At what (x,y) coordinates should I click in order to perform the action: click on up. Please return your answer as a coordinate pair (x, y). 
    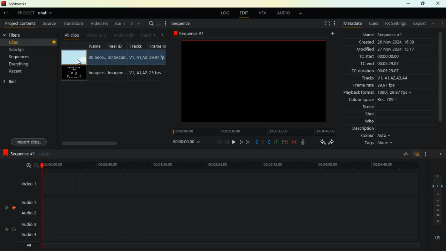
    Looking at the image, I should click on (285, 142).